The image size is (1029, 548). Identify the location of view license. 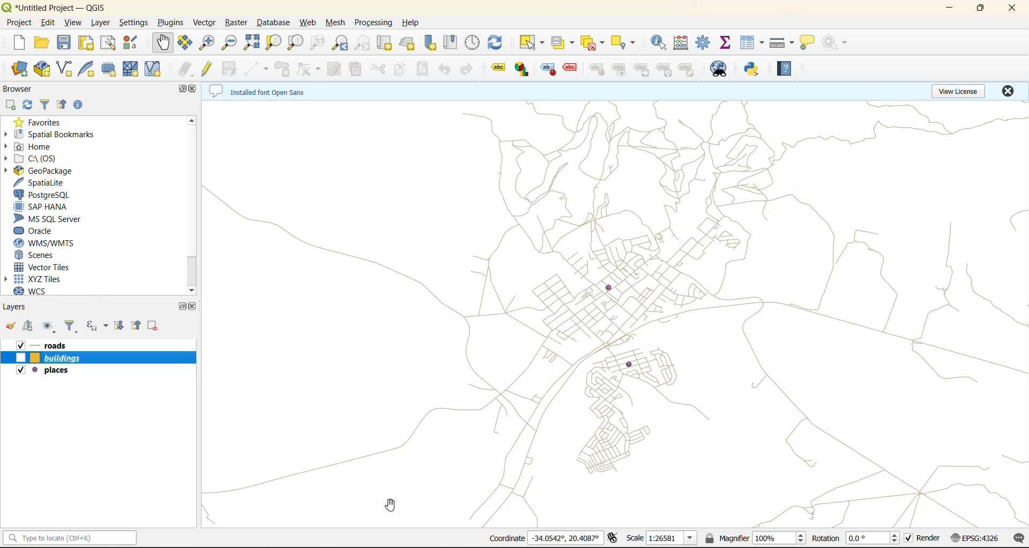
(958, 91).